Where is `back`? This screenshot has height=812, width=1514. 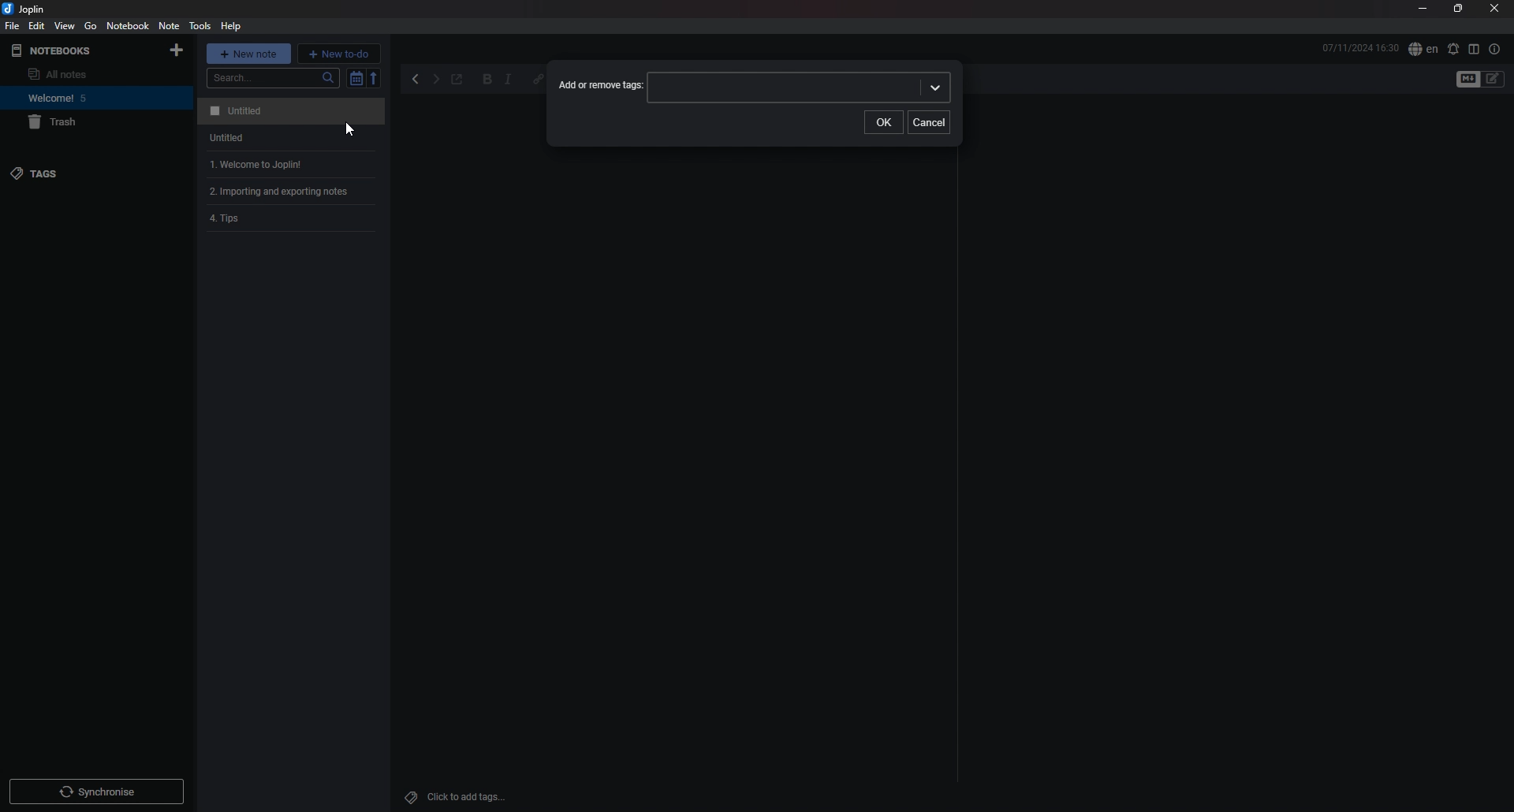 back is located at coordinates (417, 80).